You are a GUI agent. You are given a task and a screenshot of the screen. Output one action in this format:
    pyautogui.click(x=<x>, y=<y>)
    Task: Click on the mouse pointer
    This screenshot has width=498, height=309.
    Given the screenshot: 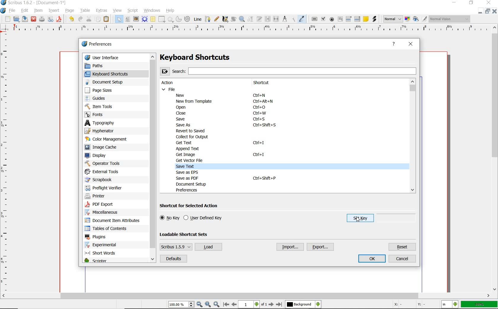 What is the action you would take?
    pyautogui.click(x=358, y=218)
    